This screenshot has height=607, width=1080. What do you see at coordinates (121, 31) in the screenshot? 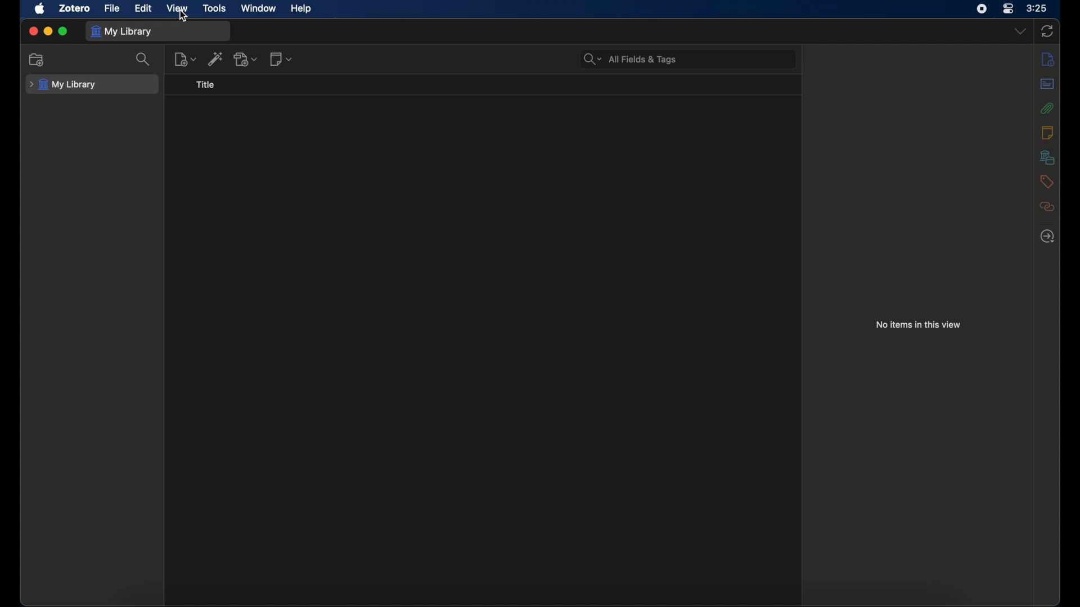
I see `my library` at bounding box center [121, 31].